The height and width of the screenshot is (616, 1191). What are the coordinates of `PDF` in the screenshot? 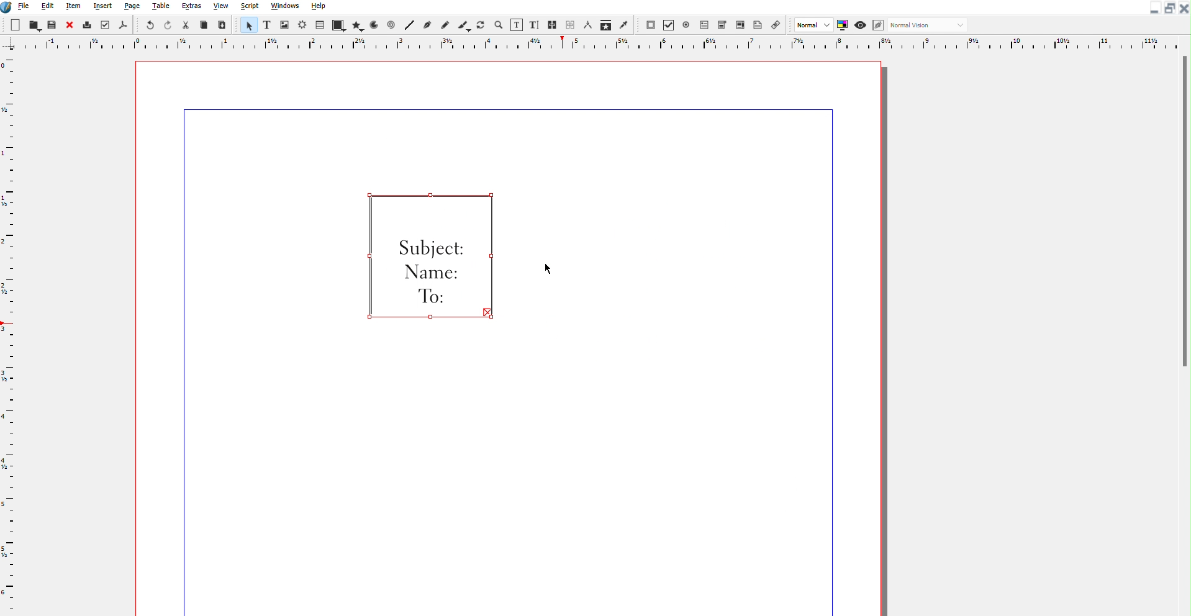 It's located at (121, 25).